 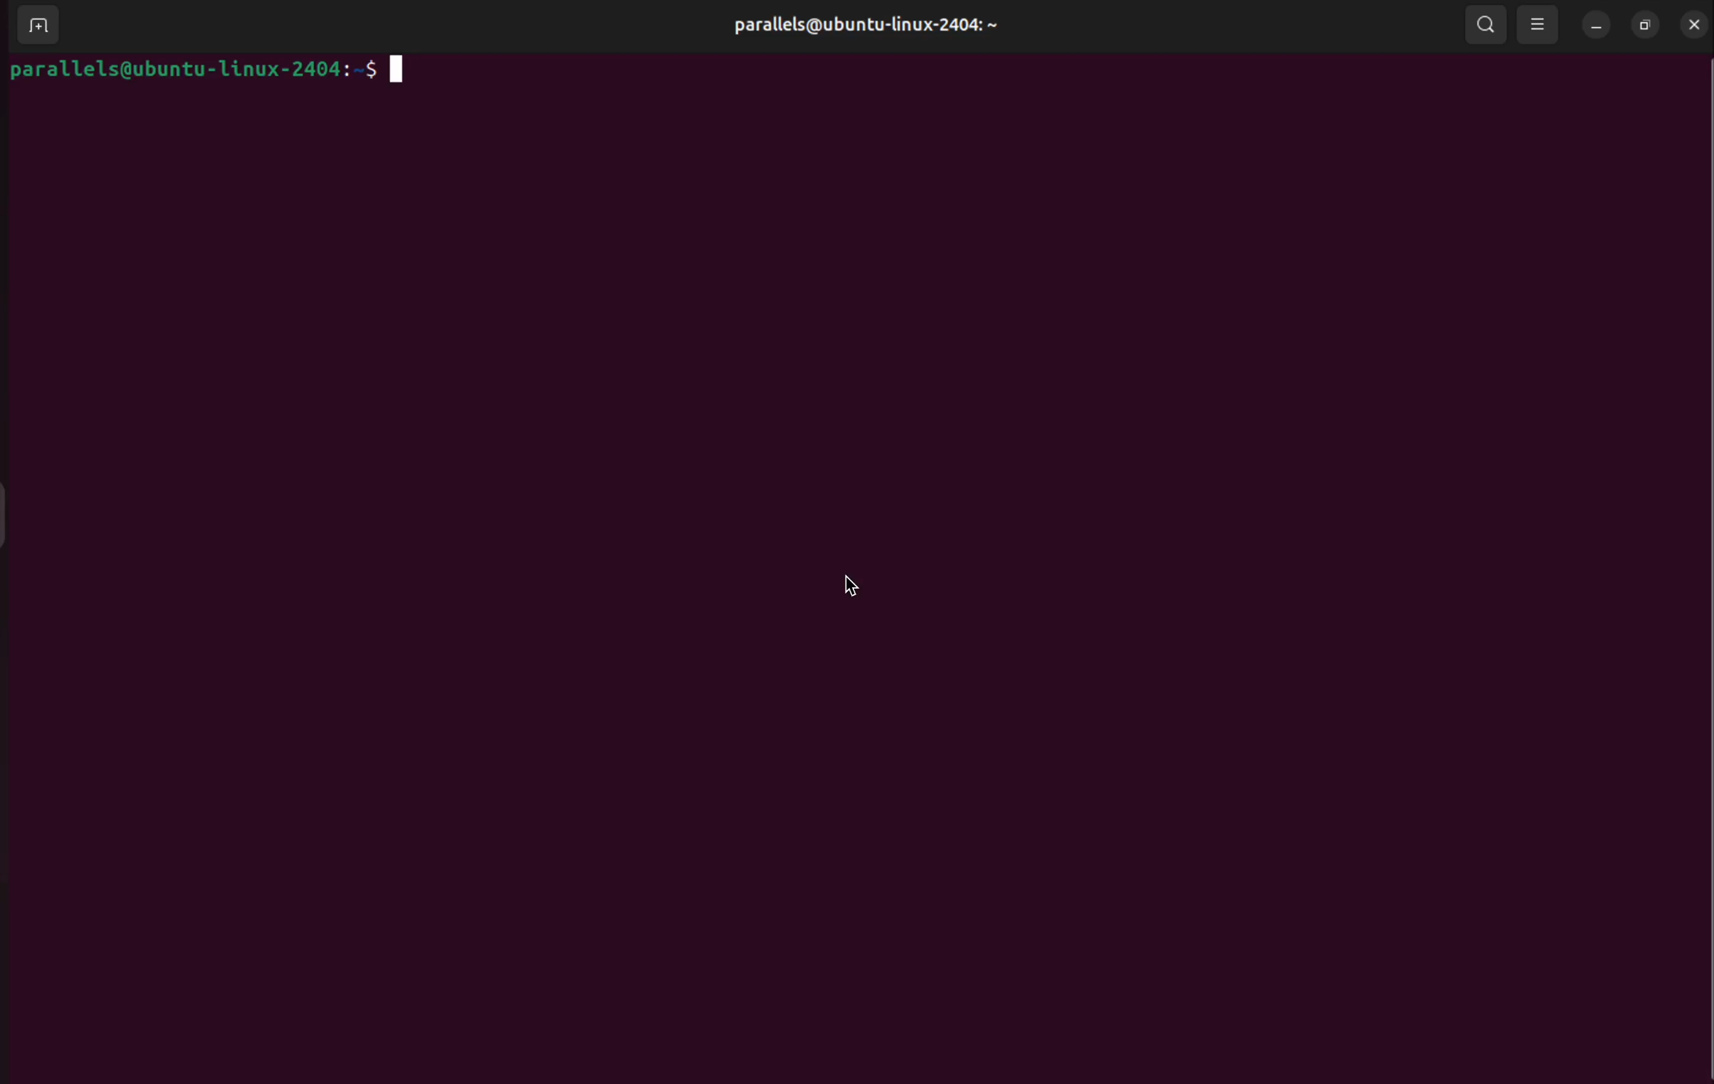 What do you see at coordinates (1644, 24) in the screenshot?
I see `resize` at bounding box center [1644, 24].